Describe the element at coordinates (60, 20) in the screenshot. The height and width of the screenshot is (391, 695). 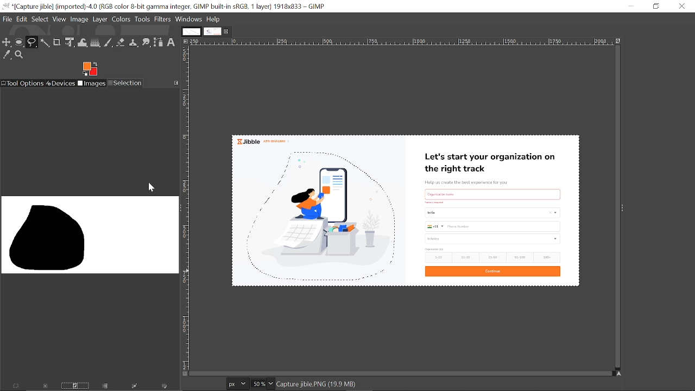
I see `View` at that location.